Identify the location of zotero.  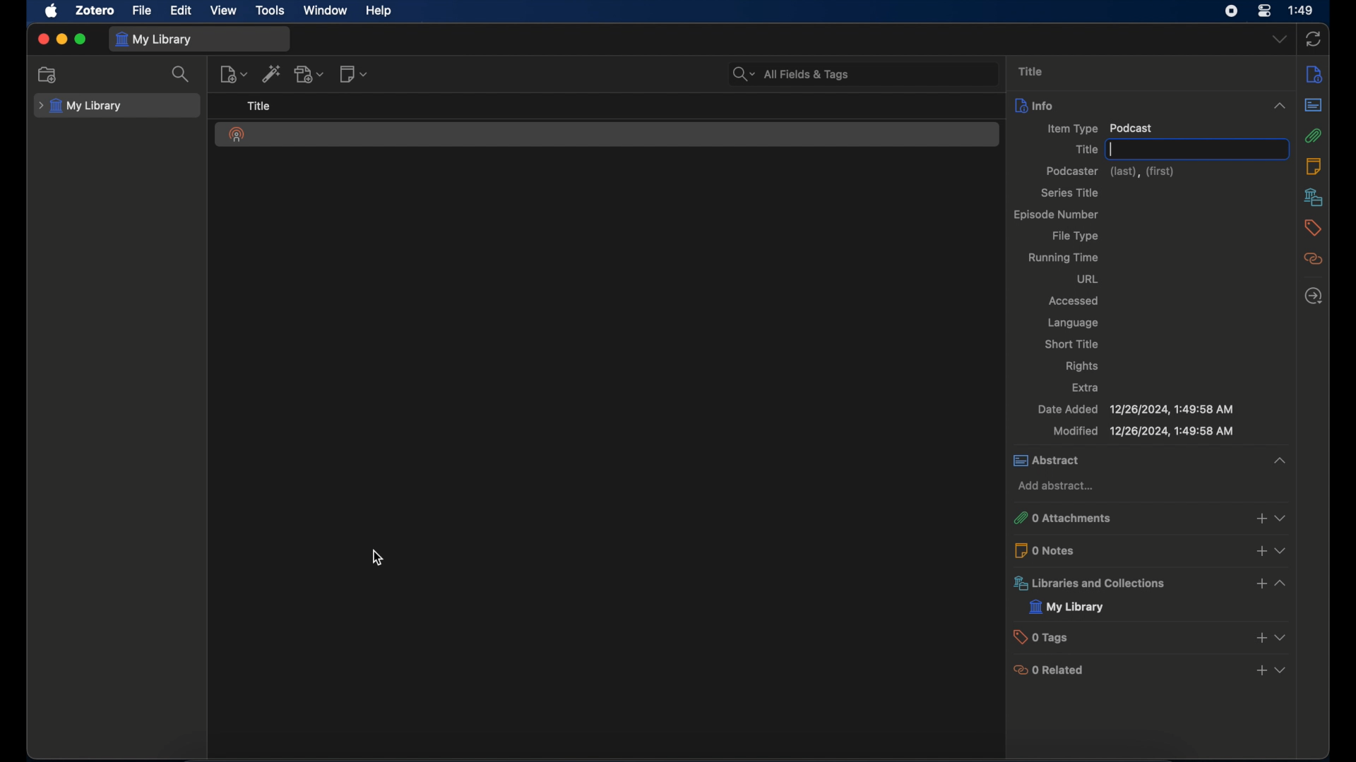
(94, 11).